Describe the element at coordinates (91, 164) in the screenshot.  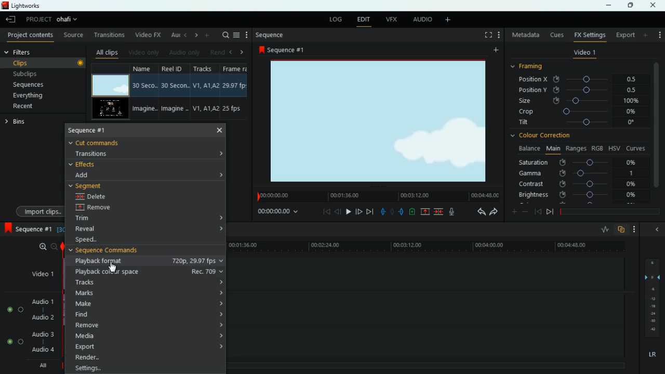
I see `effects` at that location.